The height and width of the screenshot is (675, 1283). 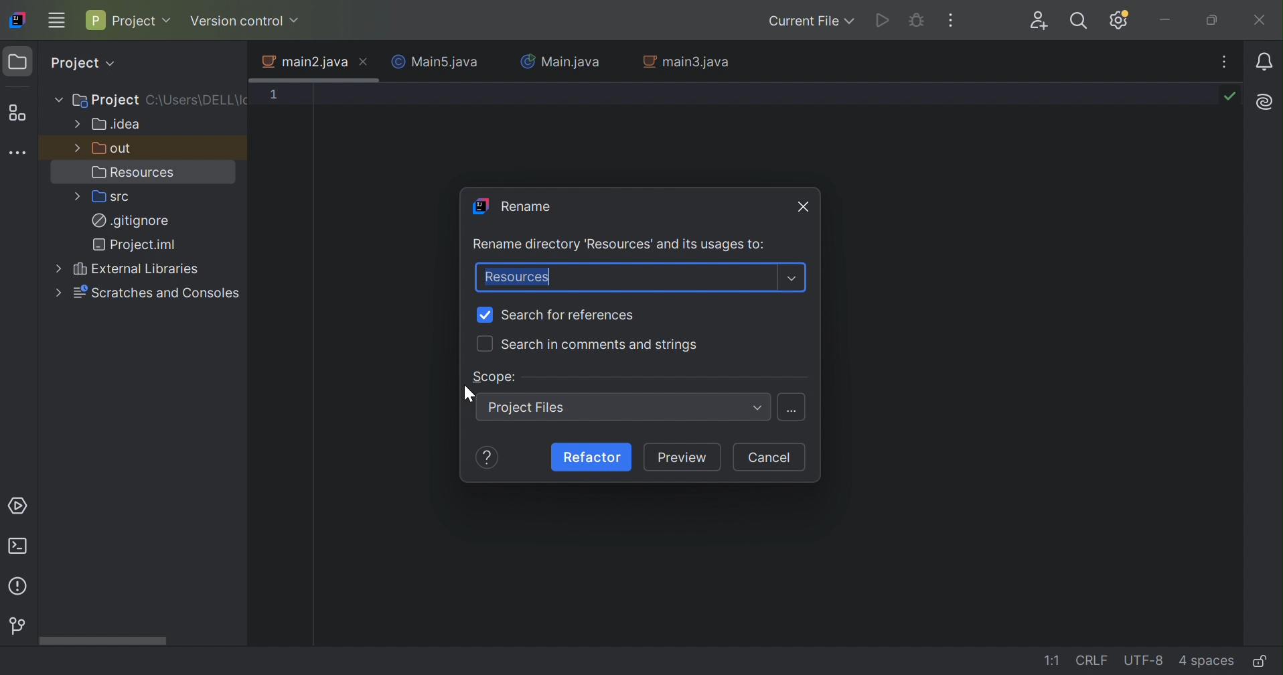 What do you see at coordinates (511, 204) in the screenshot?
I see `Rename` at bounding box center [511, 204].